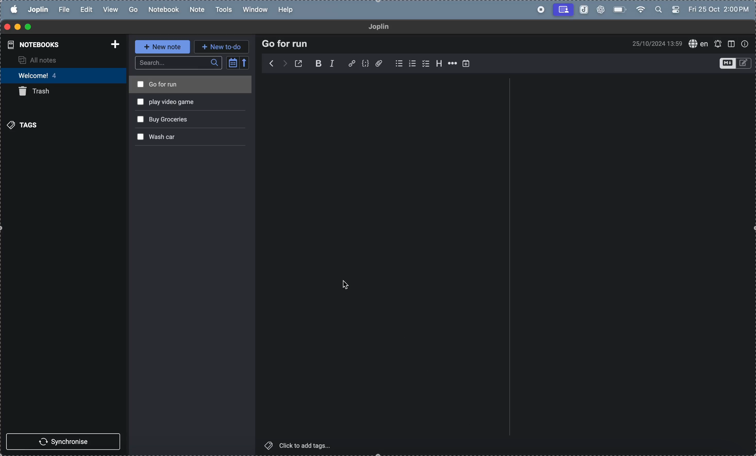 The height and width of the screenshot is (456, 756). I want to click on joplin opened, so click(582, 10).